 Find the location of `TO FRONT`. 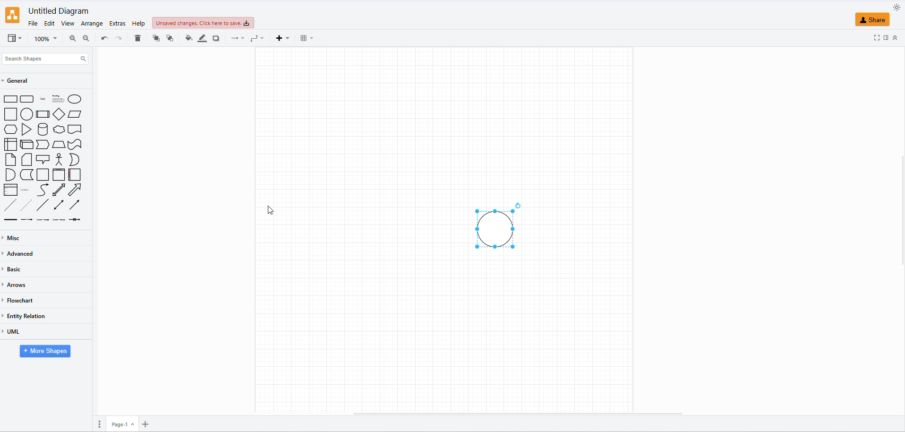

TO FRONT is located at coordinates (154, 38).